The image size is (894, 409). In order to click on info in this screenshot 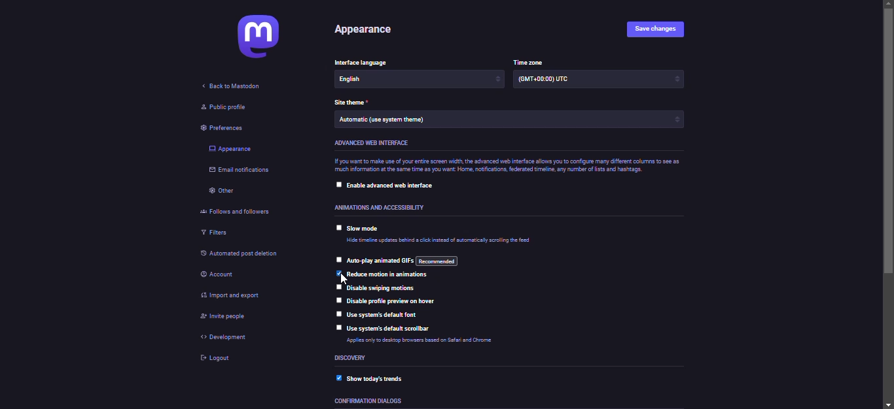, I will do `click(437, 340)`.